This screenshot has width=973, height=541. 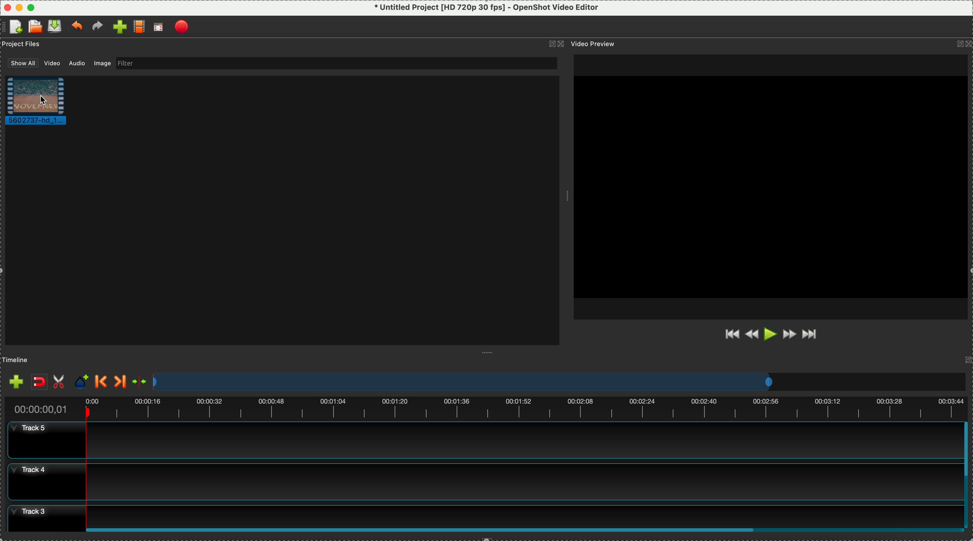 What do you see at coordinates (482, 440) in the screenshot?
I see `track 5` at bounding box center [482, 440].